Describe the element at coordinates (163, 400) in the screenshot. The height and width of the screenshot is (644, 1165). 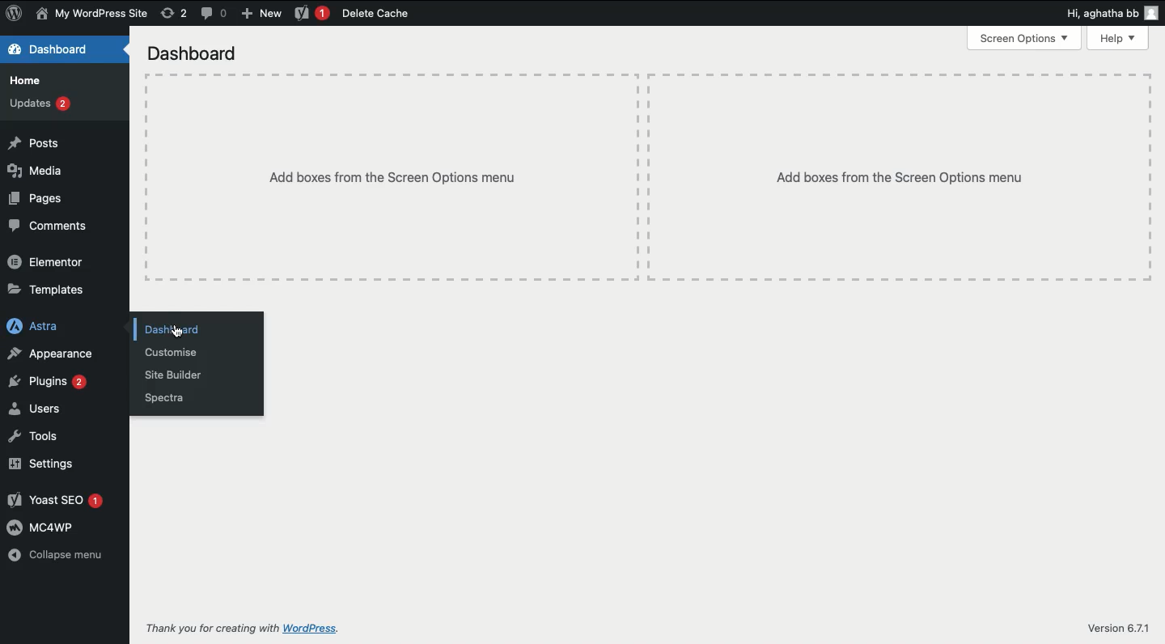
I see `Spectra` at that location.